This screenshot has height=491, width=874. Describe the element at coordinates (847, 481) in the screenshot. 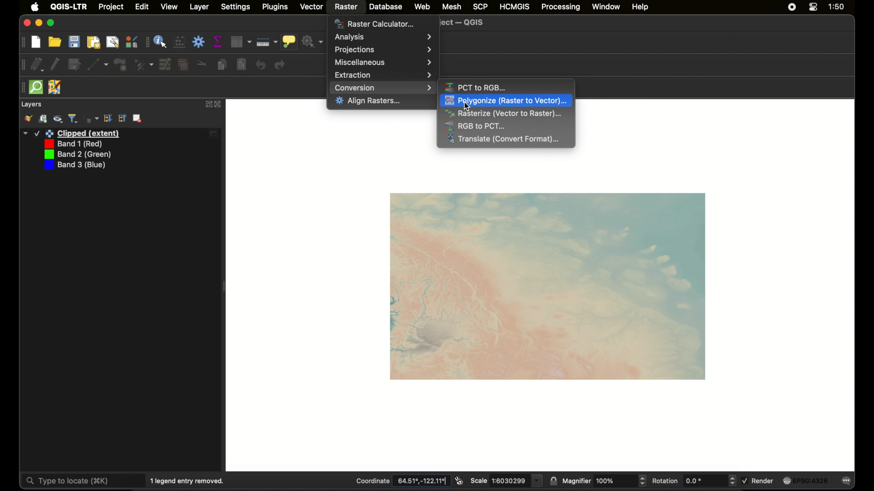

I see `messages` at that location.